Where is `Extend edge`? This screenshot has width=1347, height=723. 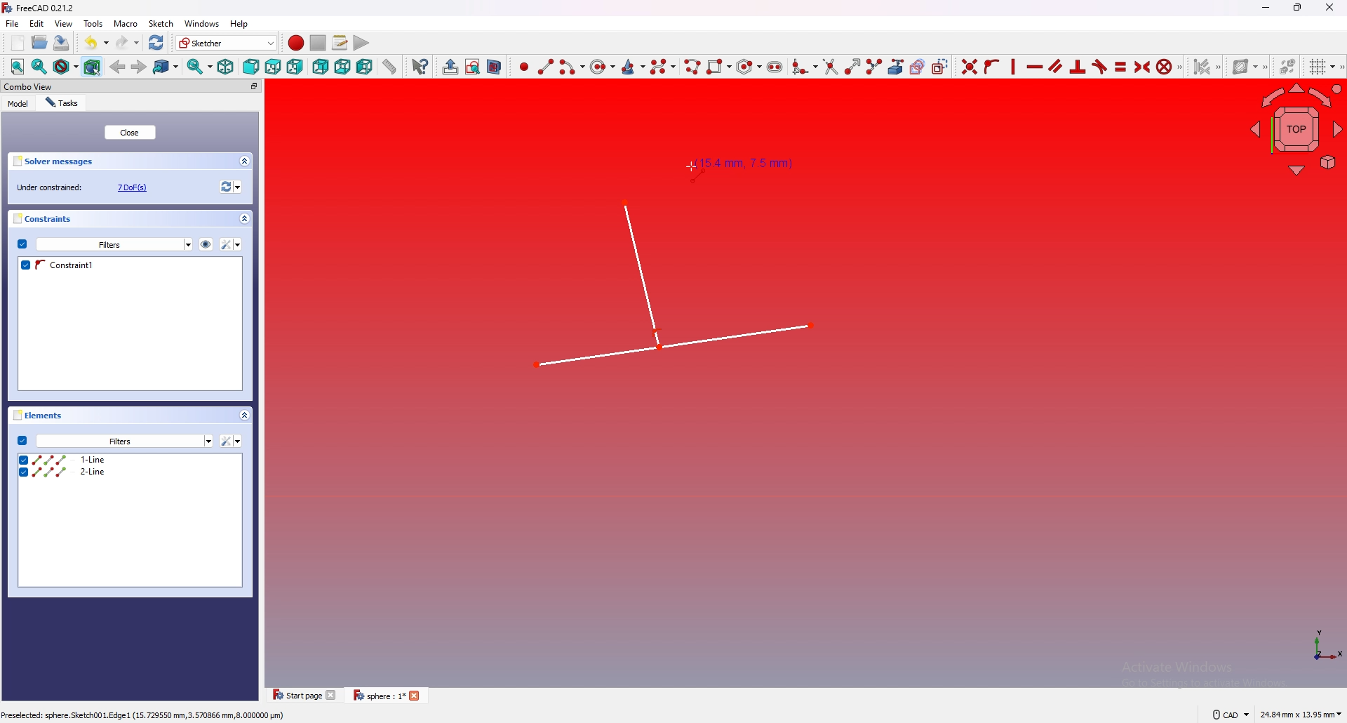
Extend edge is located at coordinates (851, 66).